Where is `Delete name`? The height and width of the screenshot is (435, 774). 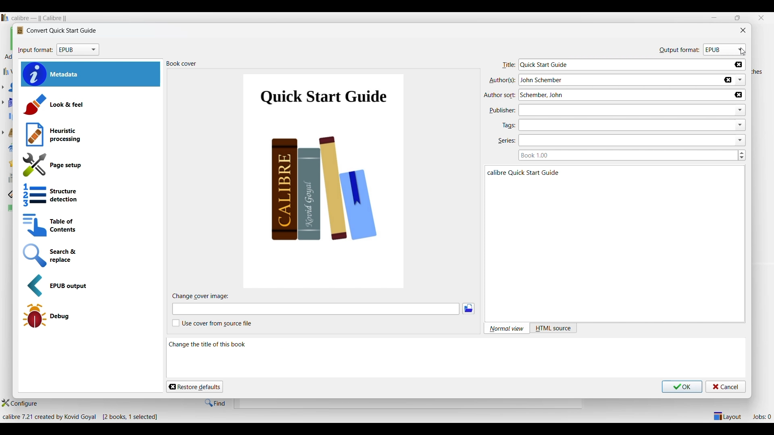
Delete name is located at coordinates (728, 80).